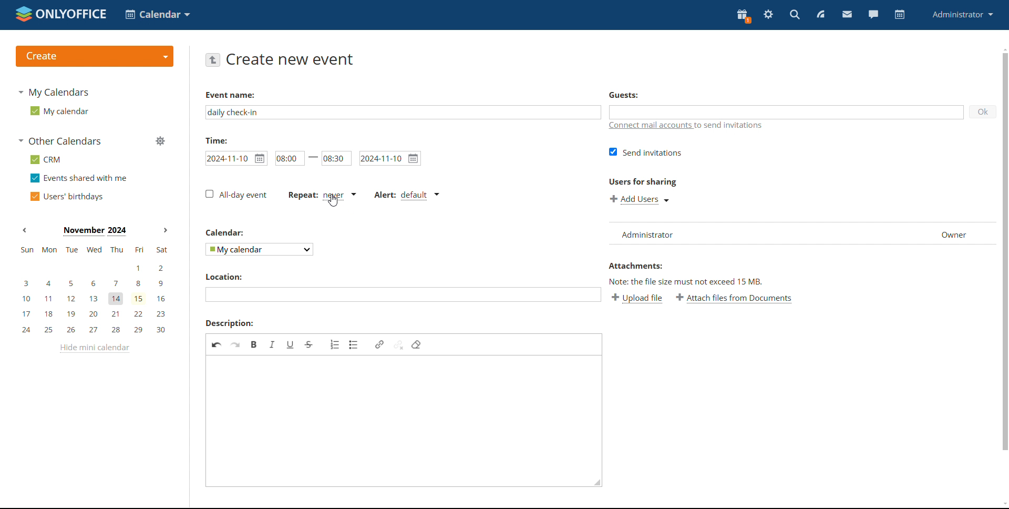  Describe the element at coordinates (647, 182) in the screenshot. I see `users for sharing:` at that location.